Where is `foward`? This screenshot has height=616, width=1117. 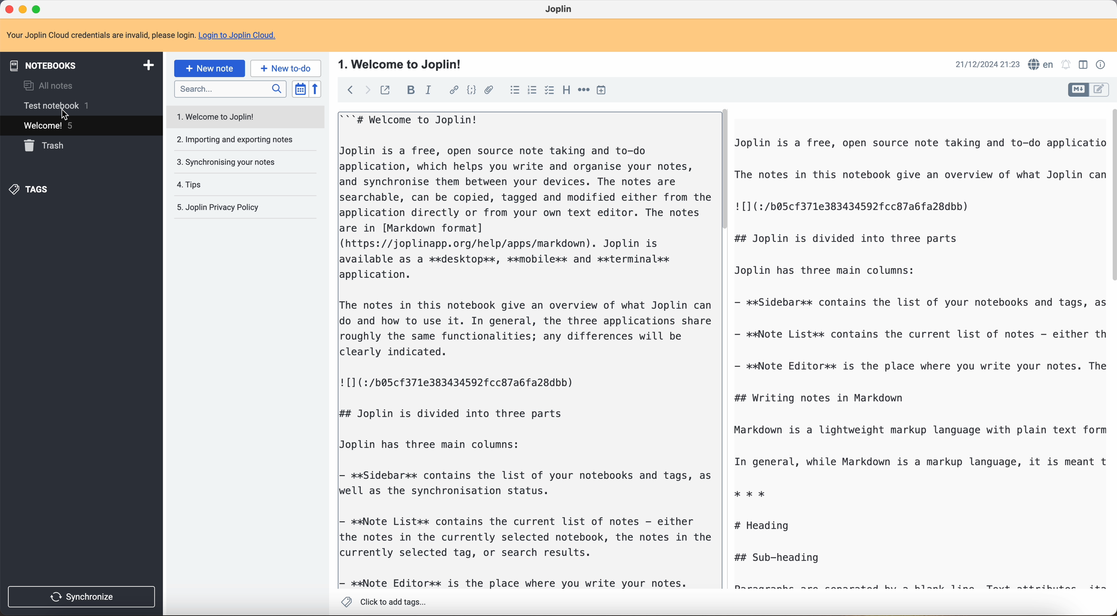
foward is located at coordinates (368, 90).